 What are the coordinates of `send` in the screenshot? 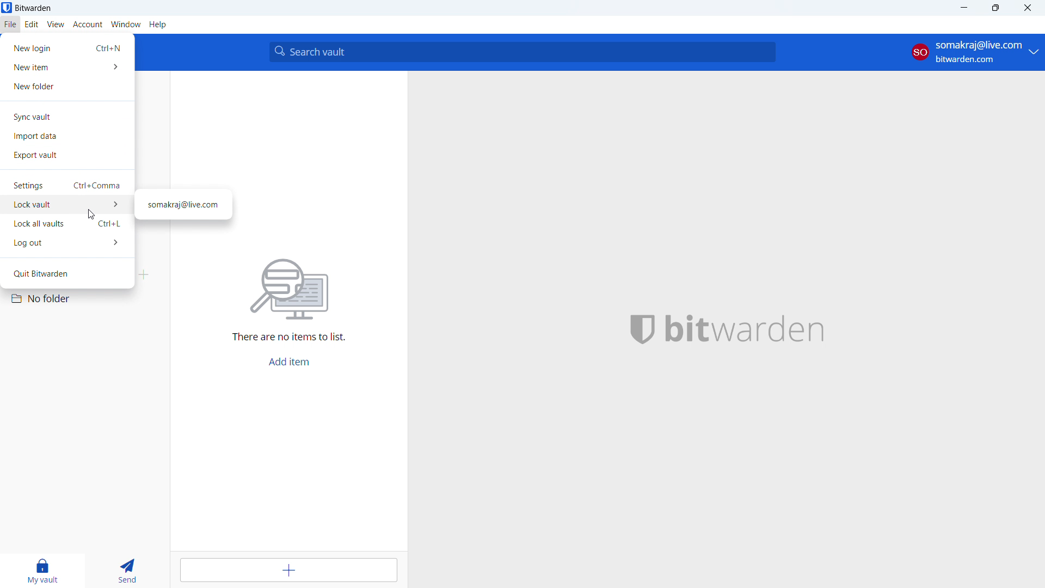 It's located at (129, 571).